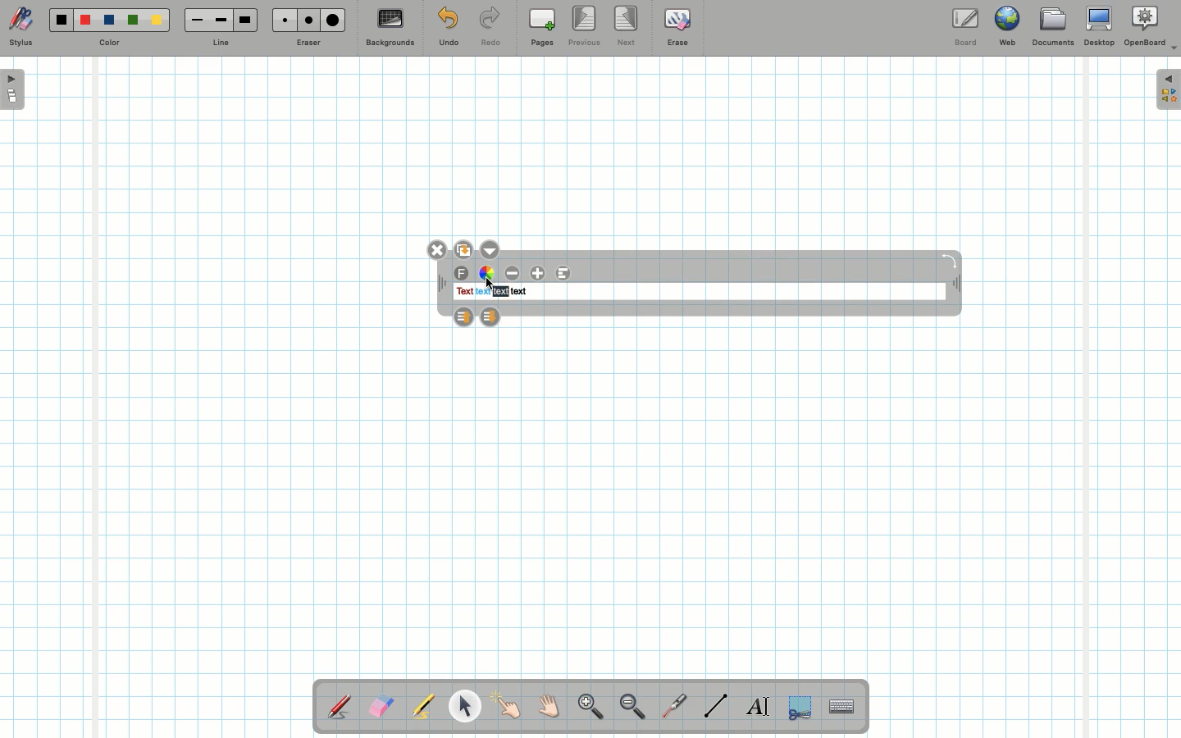 This screenshot has width=1181, height=738. What do you see at coordinates (507, 706) in the screenshot?
I see `Pointer` at bounding box center [507, 706].